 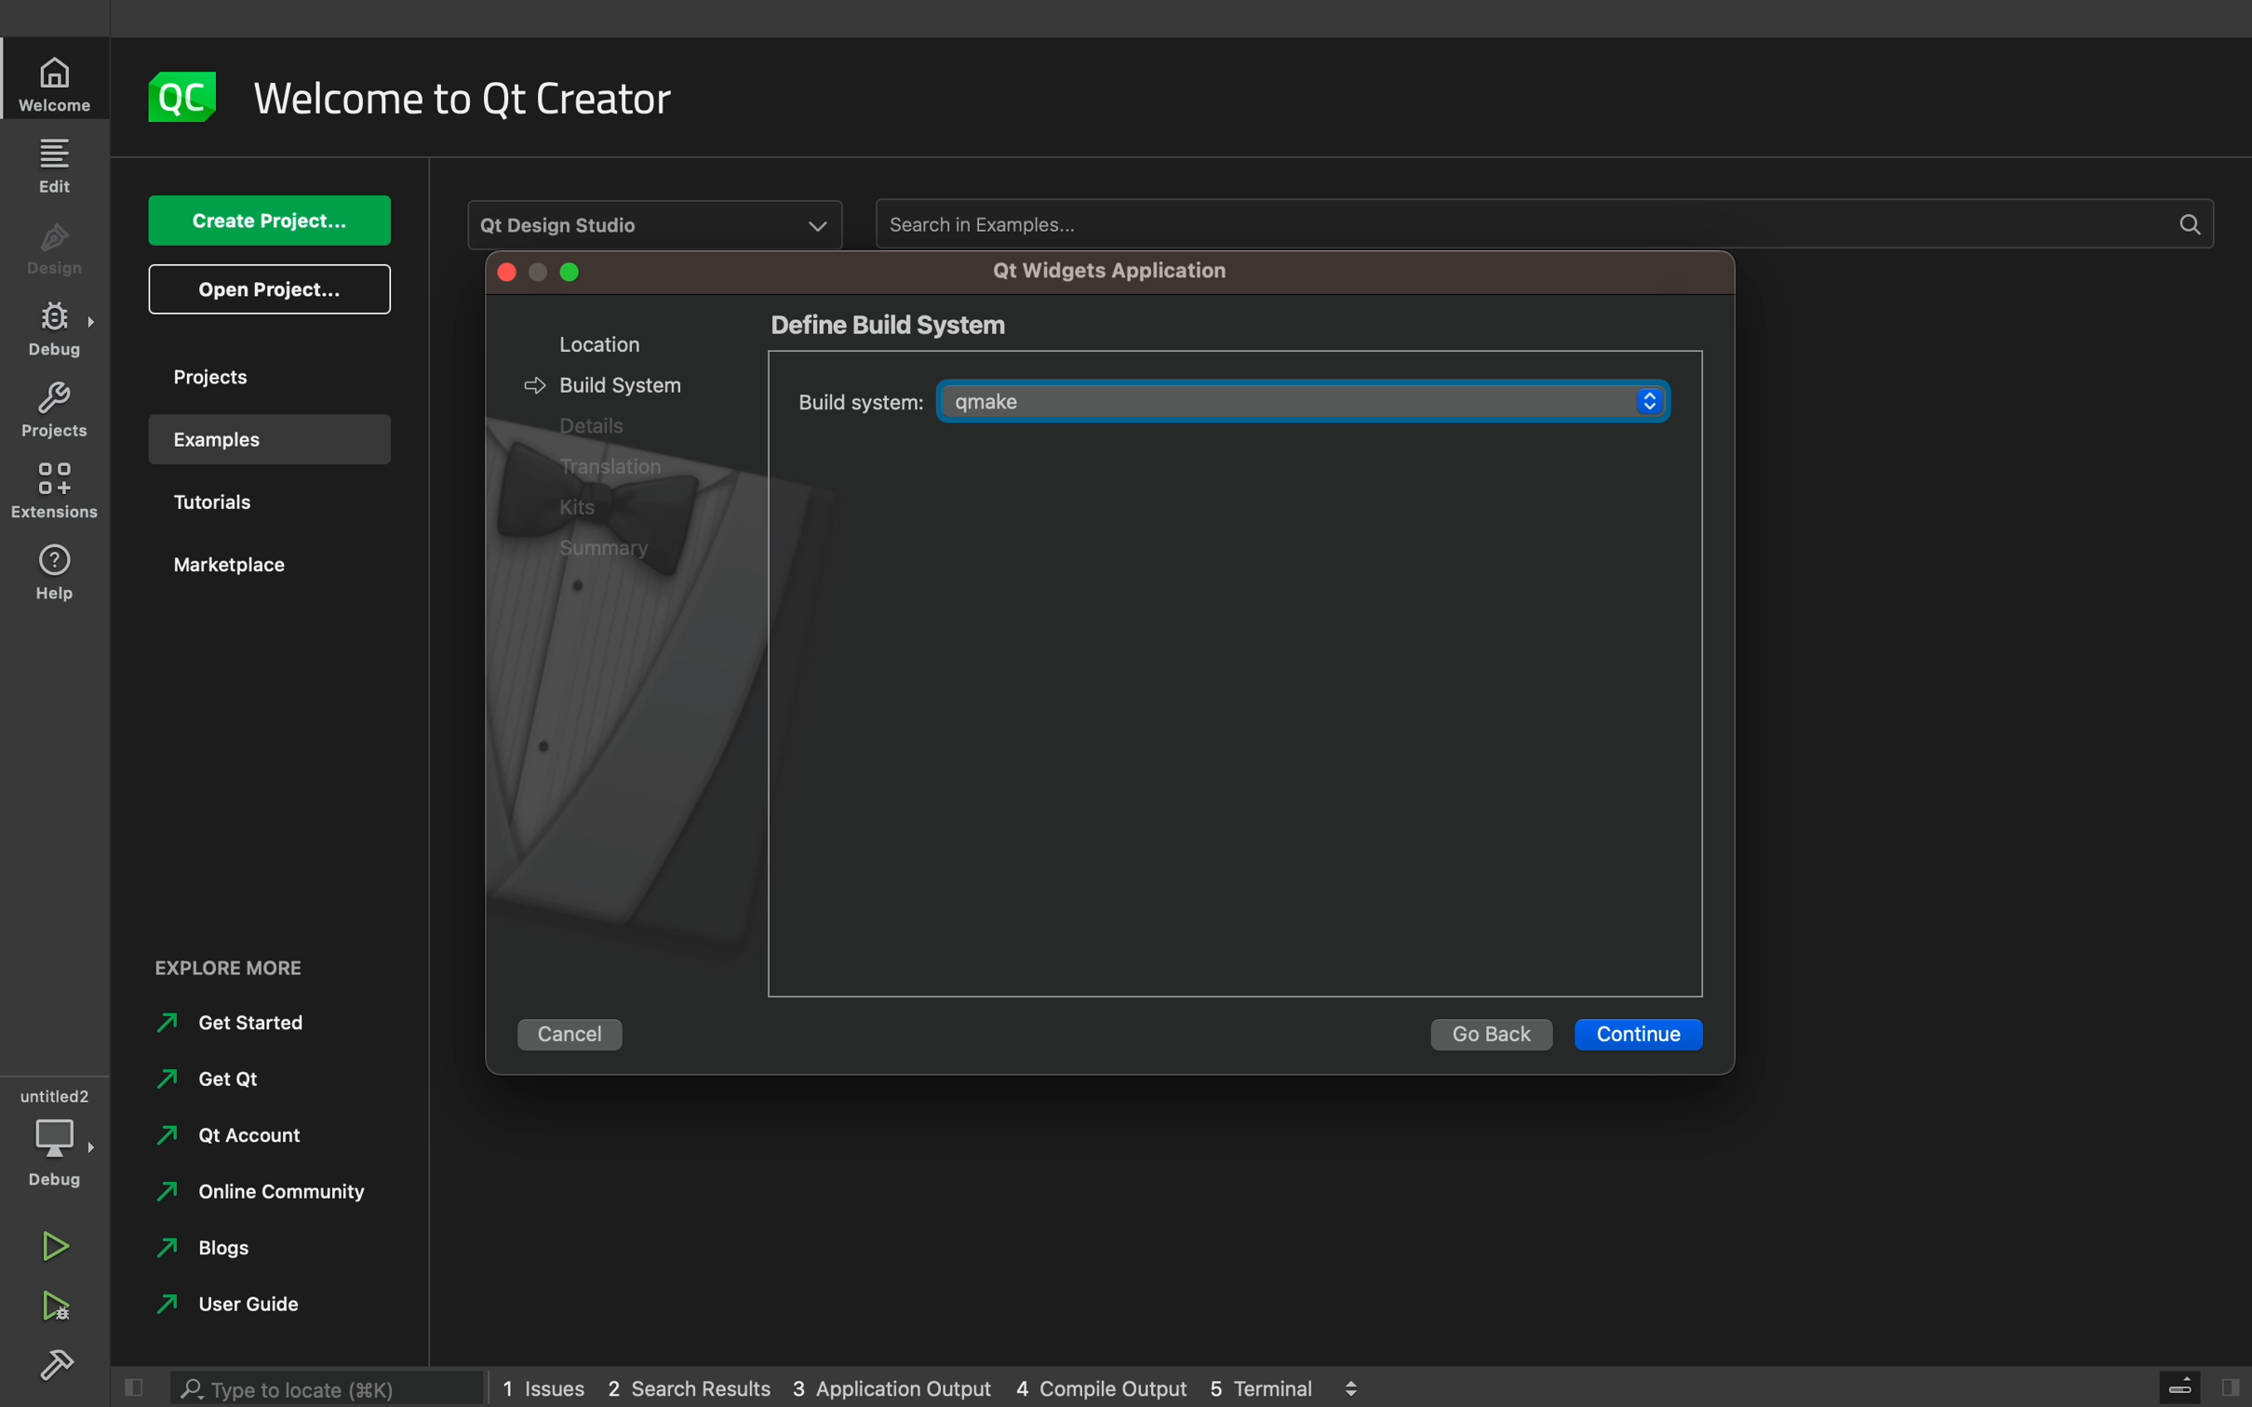 I want to click on increase/decrease arrows, so click(x=1361, y=1386).